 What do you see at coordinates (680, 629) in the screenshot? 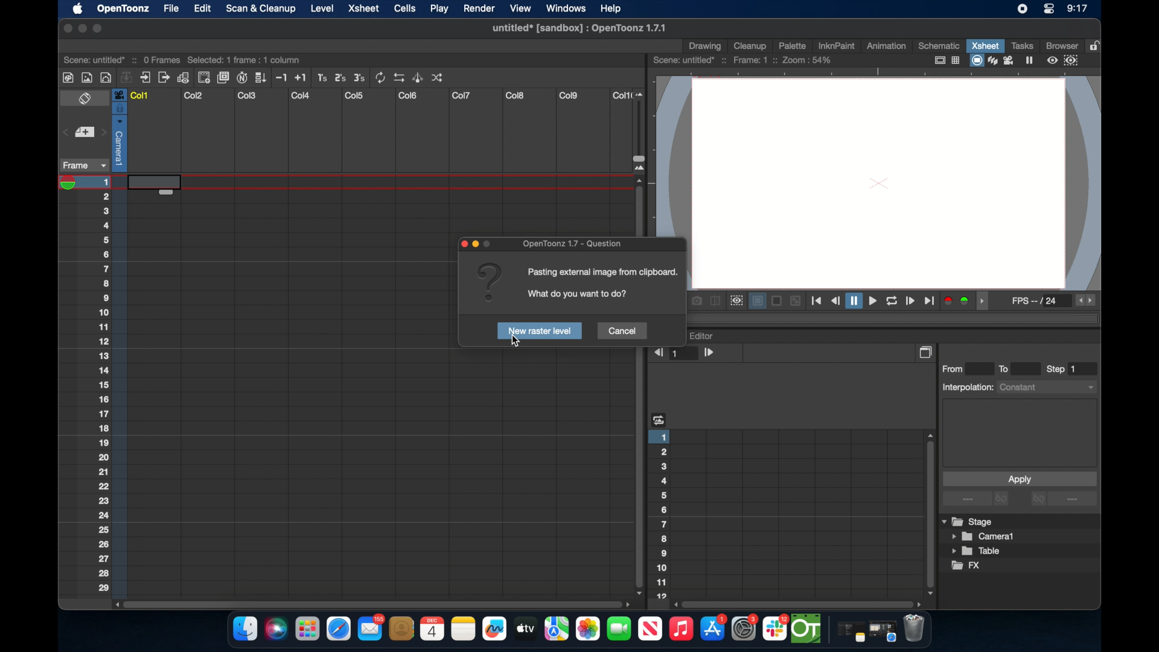
I see `music` at bounding box center [680, 629].